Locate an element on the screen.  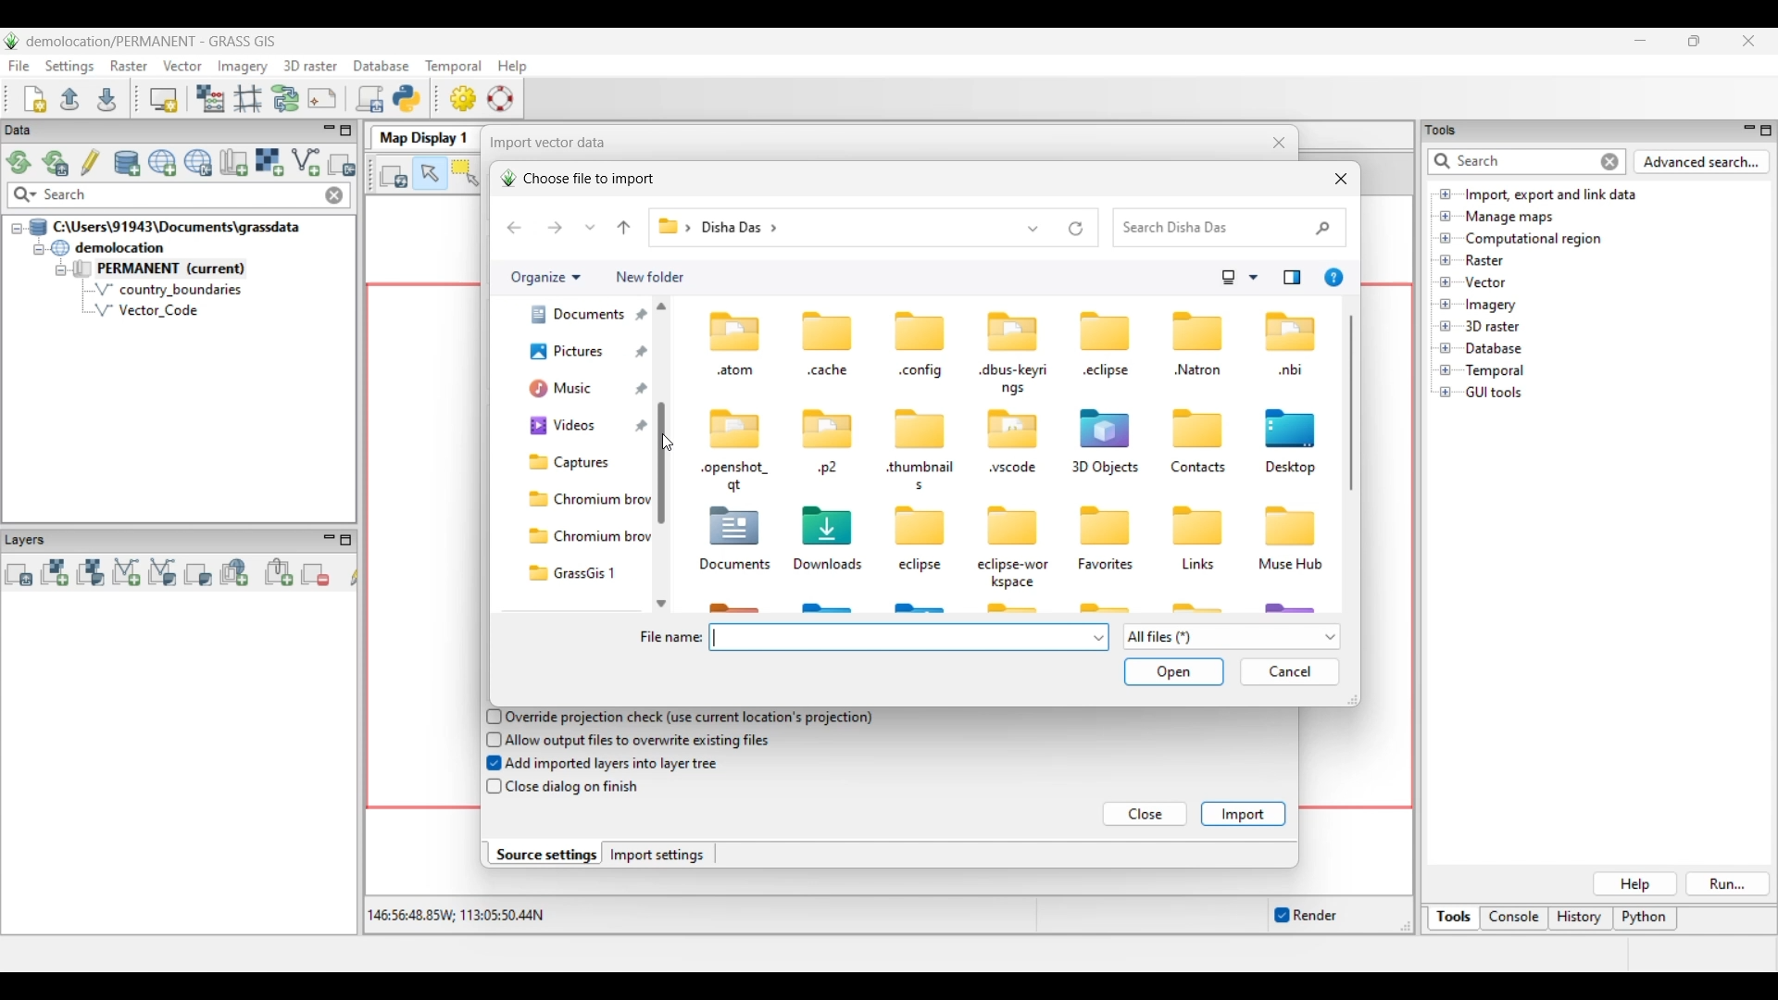
Home folder is located at coordinates (574, 321).